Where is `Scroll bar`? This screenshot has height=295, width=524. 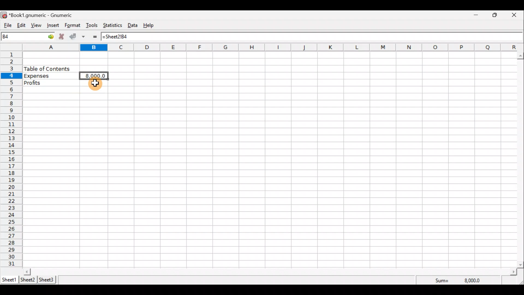 Scroll bar is located at coordinates (521, 159).